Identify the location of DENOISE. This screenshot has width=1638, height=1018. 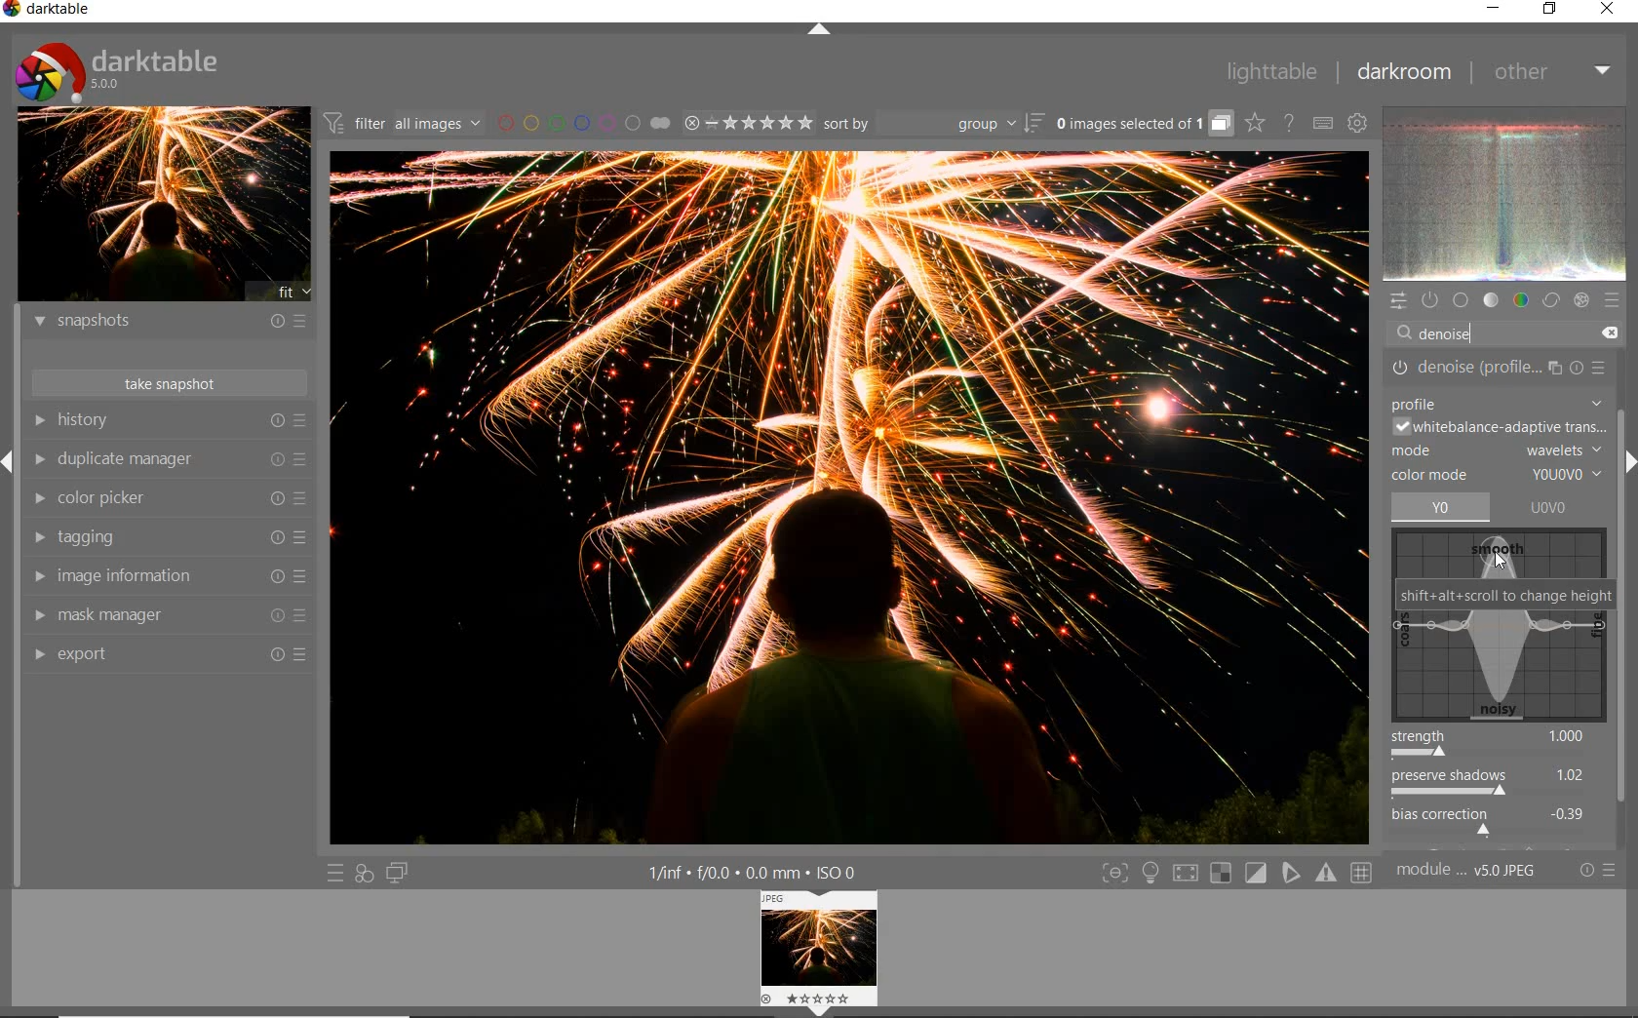
(1476, 334).